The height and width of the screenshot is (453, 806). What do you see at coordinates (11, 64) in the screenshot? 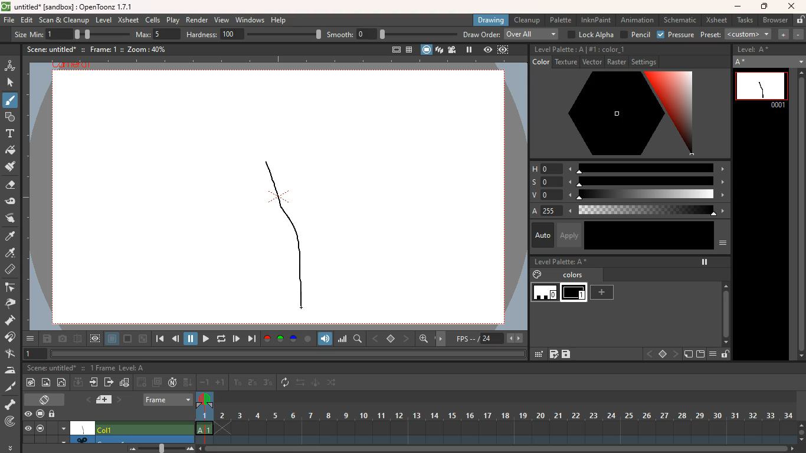
I see `animation` at bounding box center [11, 64].